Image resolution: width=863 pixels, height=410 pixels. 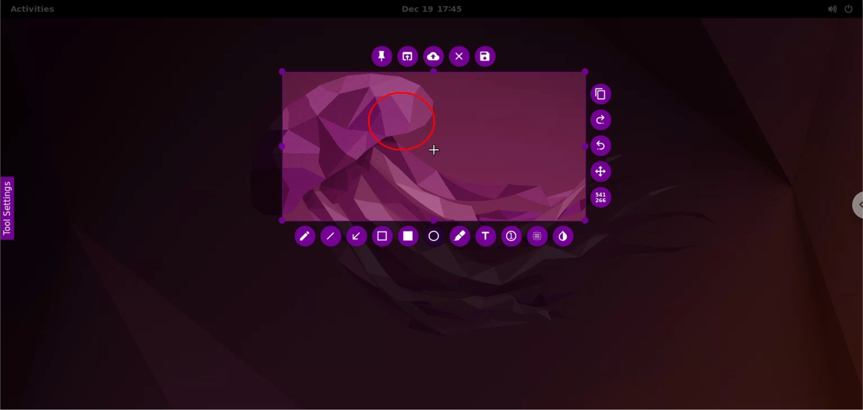 What do you see at coordinates (563, 237) in the screenshot?
I see `inverter tool` at bounding box center [563, 237].